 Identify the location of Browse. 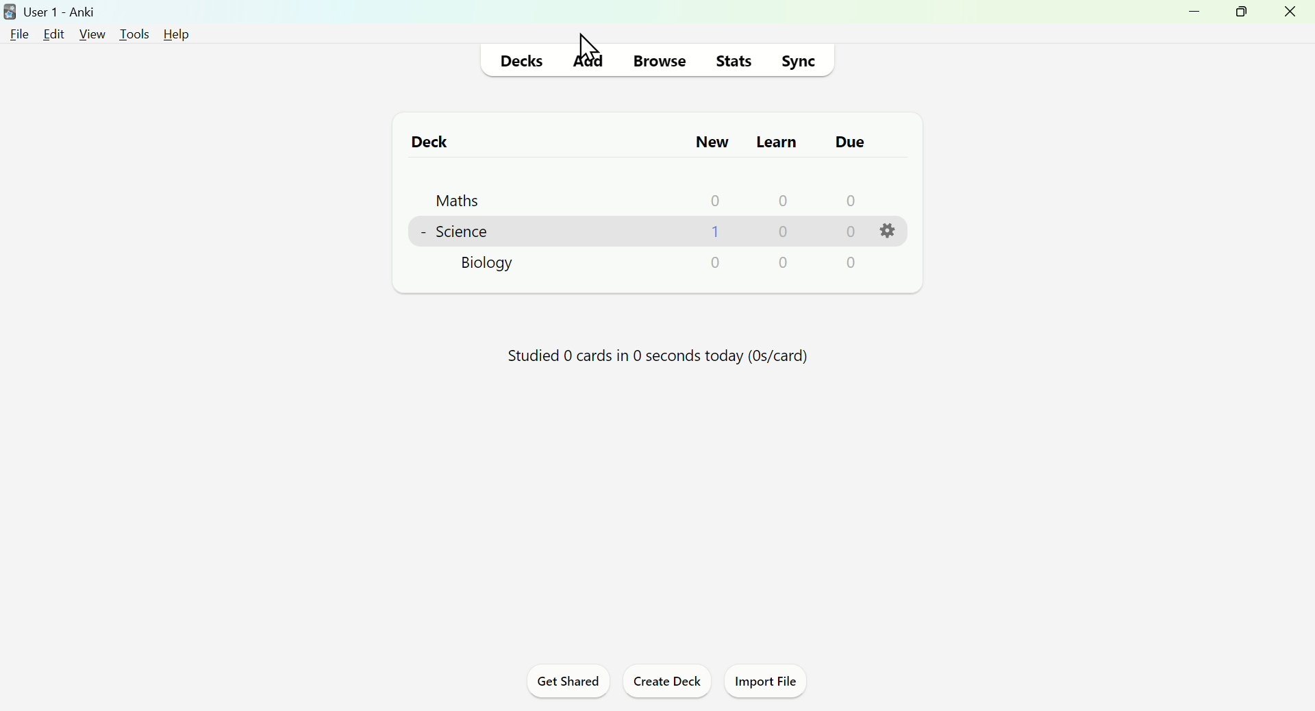
(656, 62).